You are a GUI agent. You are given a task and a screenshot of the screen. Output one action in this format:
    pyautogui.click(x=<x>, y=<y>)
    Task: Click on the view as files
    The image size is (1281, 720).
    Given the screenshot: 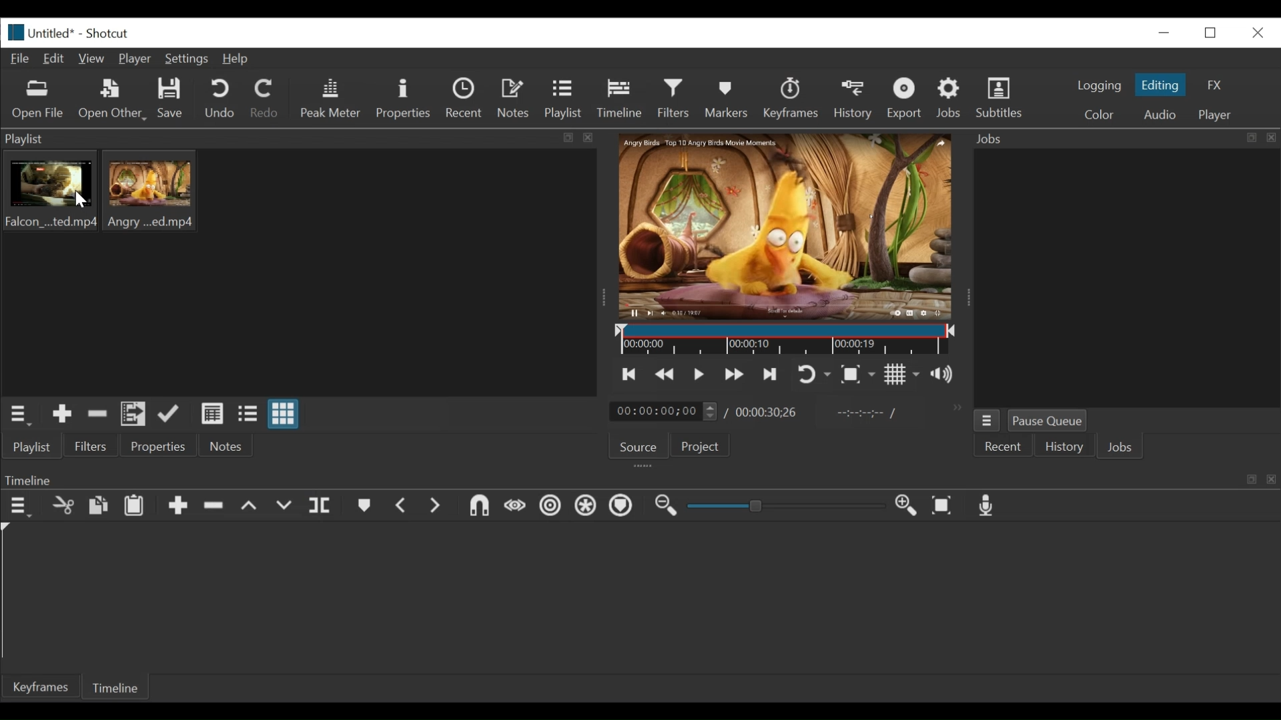 What is the action you would take?
    pyautogui.click(x=249, y=413)
    